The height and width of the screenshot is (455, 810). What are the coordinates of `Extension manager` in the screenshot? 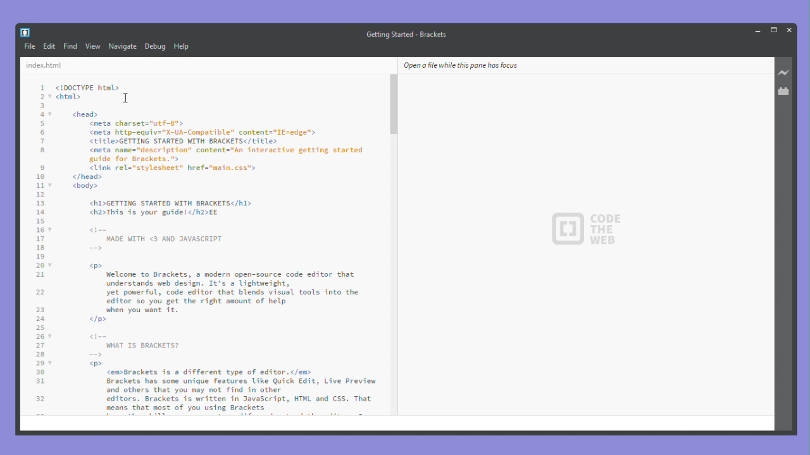 It's located at (785, 91).